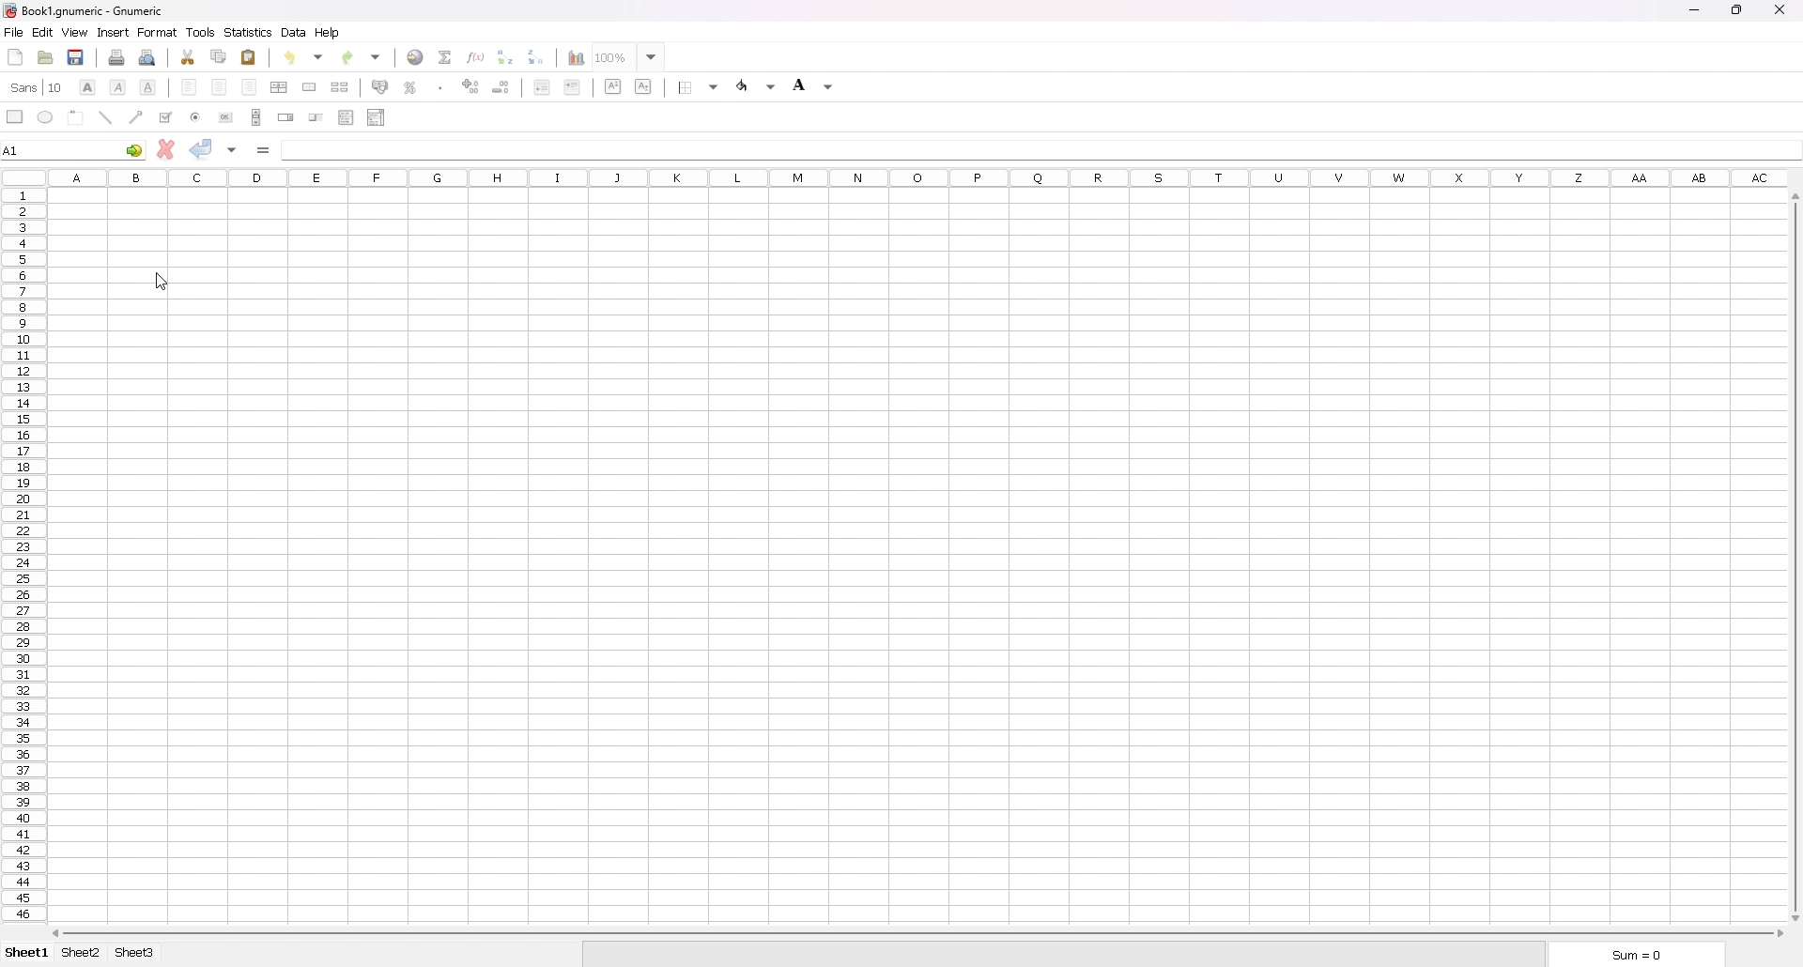 The height and width of the screenshot is (967, 1803). Describe the element at coordinates (235, 150) in the screenshot. I see `accept changes in all cells` at that location.